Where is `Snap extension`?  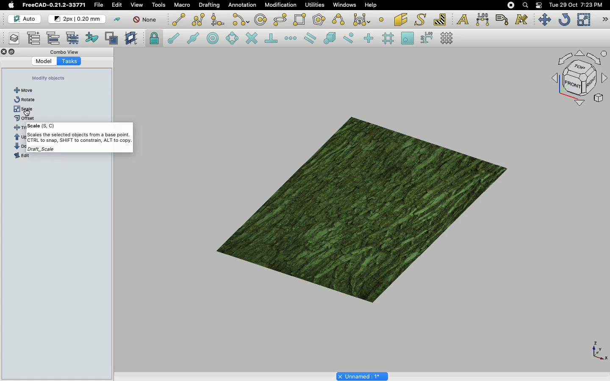 Snap extension is located at coordinates (291, 39).